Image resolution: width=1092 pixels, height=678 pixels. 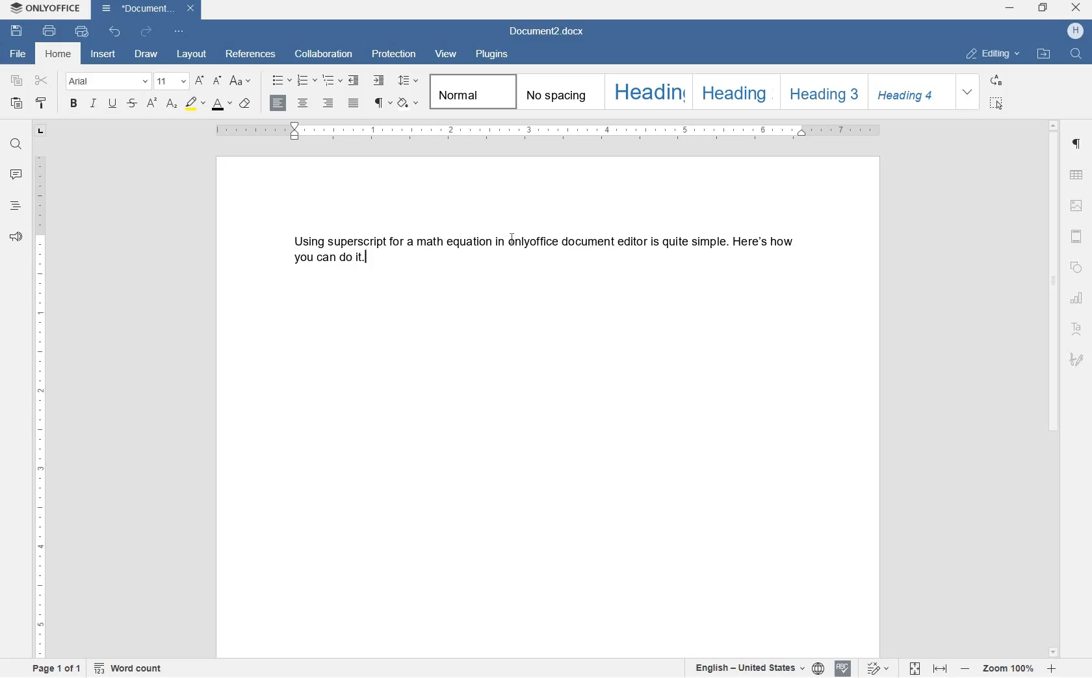 What do you see at coordinates (198, 81) in the screenshot?
I see `increment font size` at bounding box center [198, 81].